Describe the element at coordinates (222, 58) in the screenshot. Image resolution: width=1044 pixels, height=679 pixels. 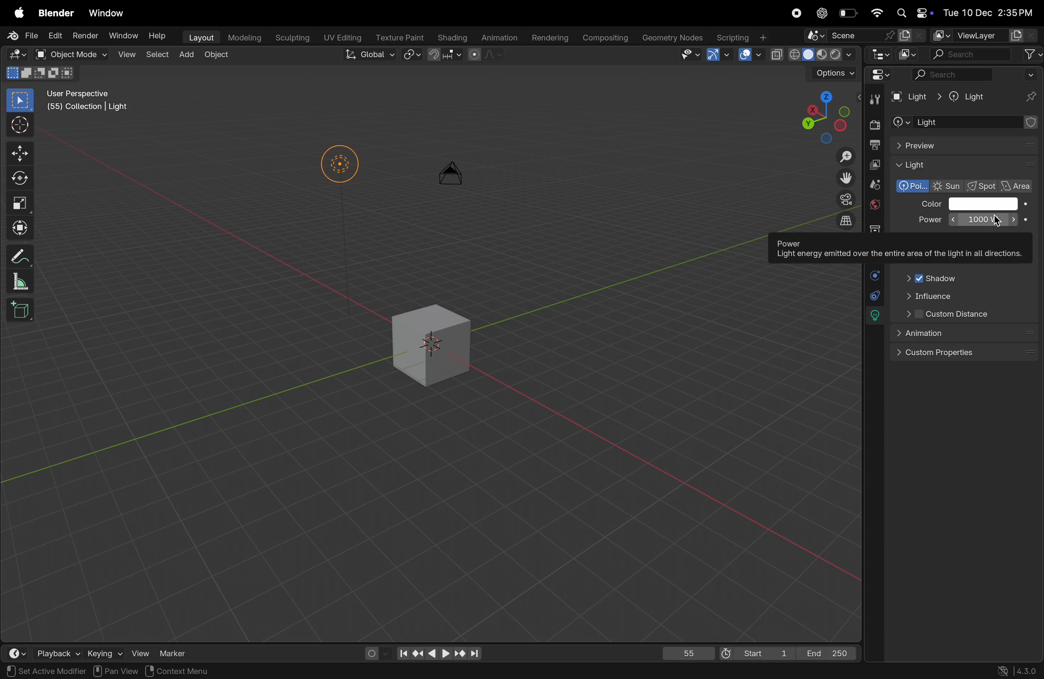
I see `object` at that location.